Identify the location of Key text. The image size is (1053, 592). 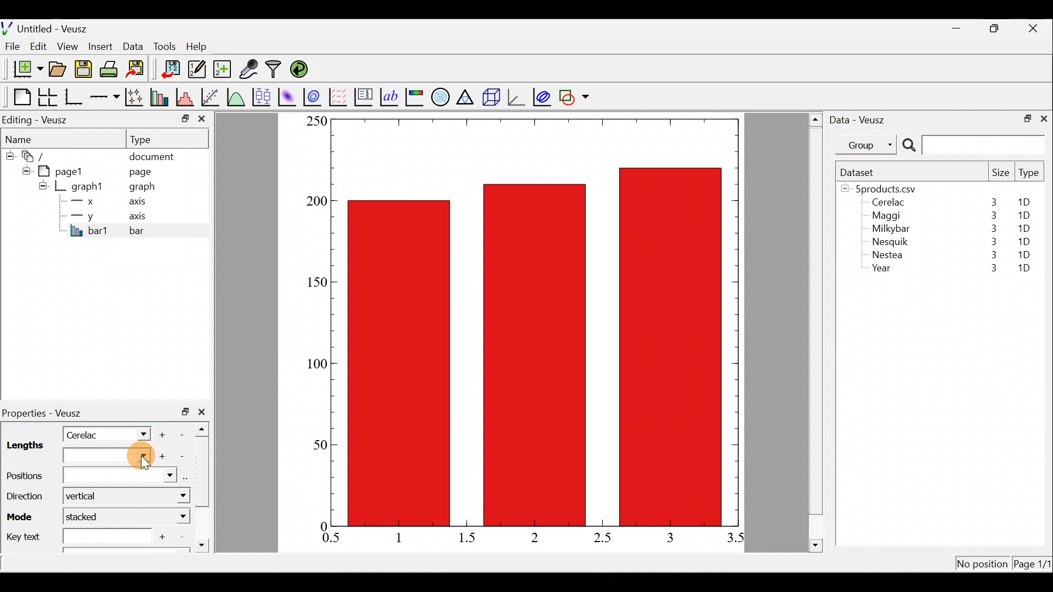
(76, 535).